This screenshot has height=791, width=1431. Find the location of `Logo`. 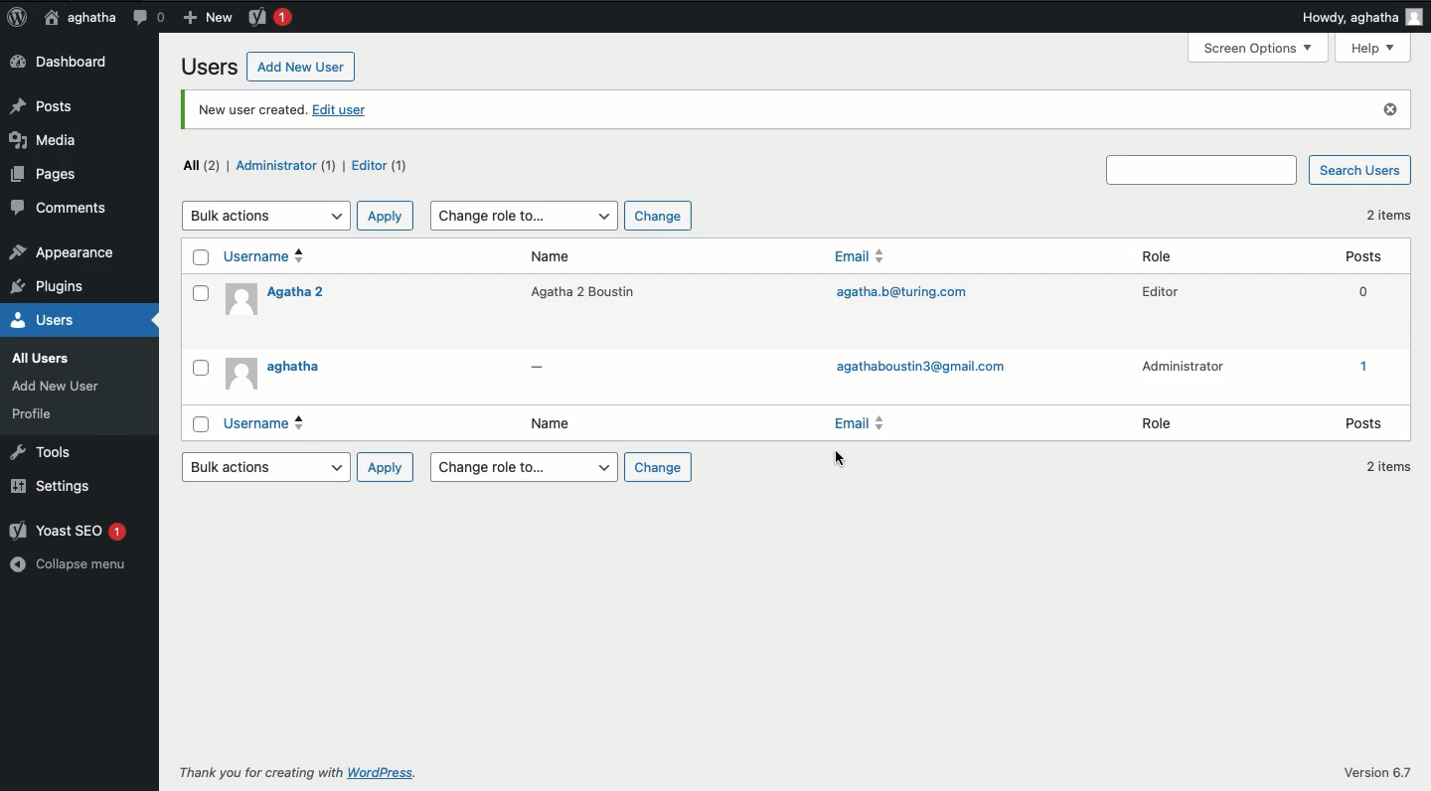

Logo is located at coordinates (17, 18).